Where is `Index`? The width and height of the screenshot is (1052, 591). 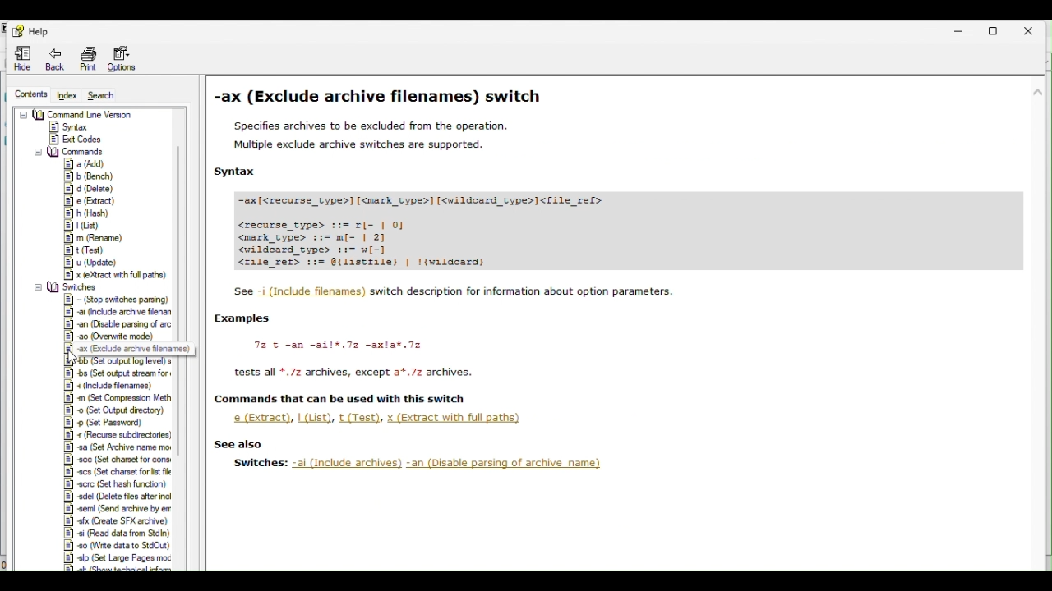 Index is located at coordinates (66, 96).